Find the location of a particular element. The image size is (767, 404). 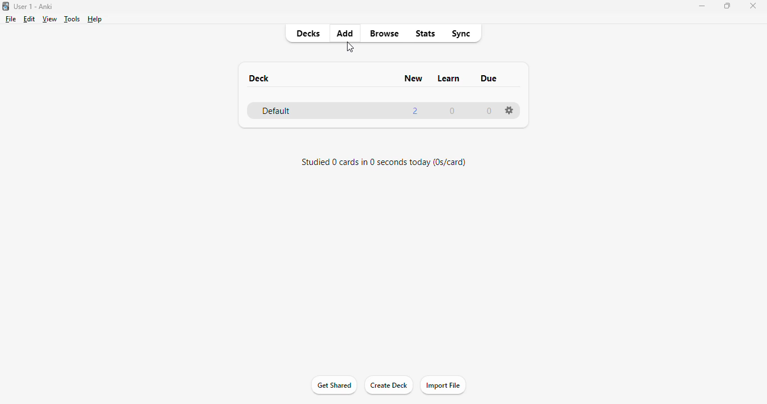

create deck is located at coordinates (388, 385).